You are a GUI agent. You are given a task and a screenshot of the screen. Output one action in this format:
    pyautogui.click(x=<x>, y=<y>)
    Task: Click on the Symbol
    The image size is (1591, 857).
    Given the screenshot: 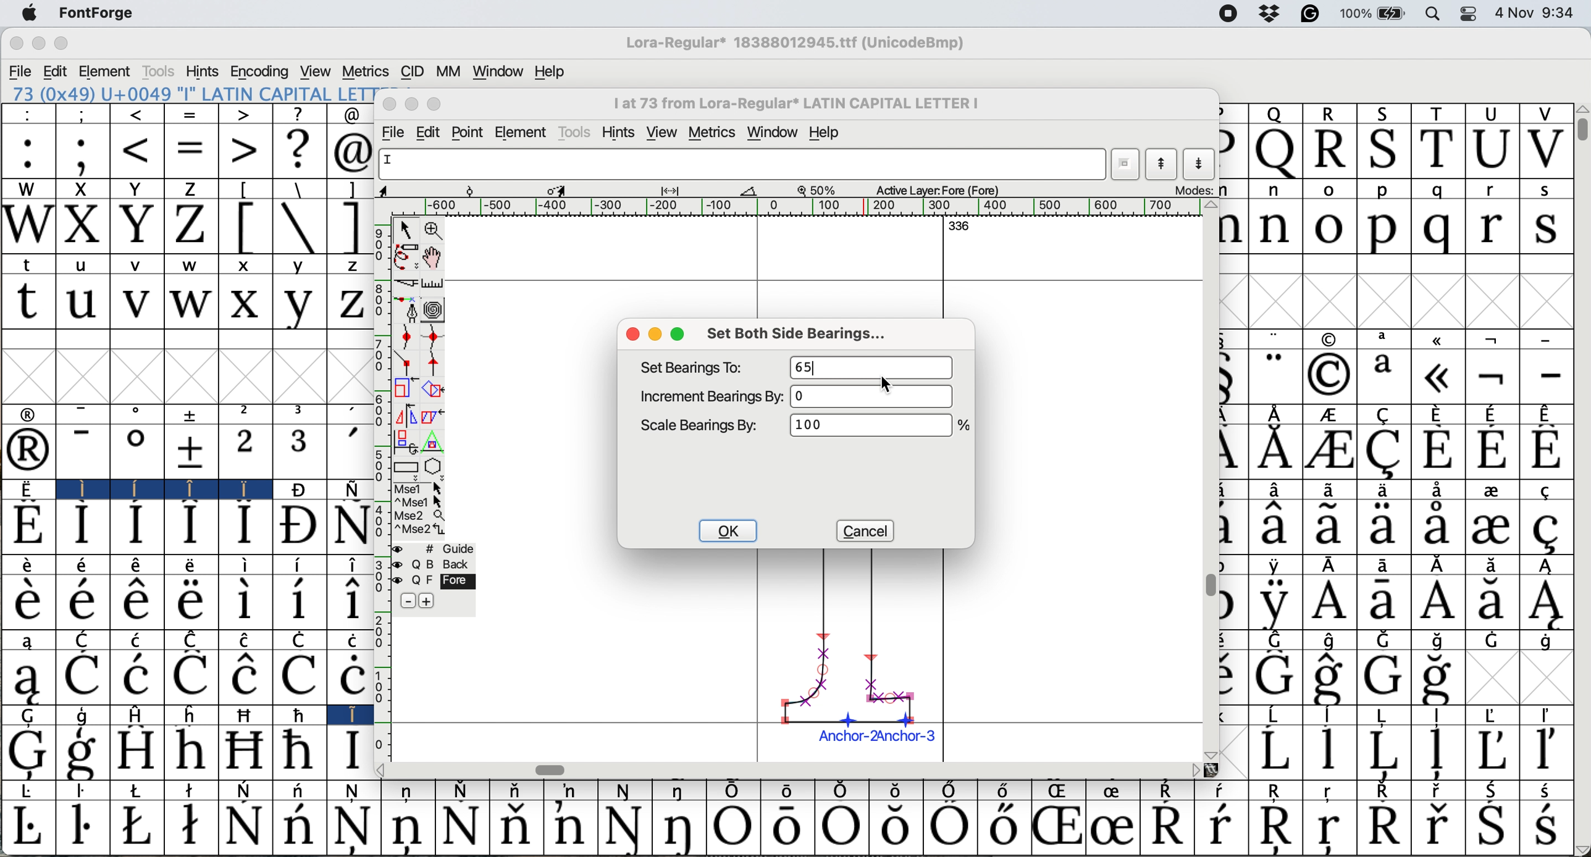 What is the action you would take?
    pyautogui.click(x=1277, y=639)
    